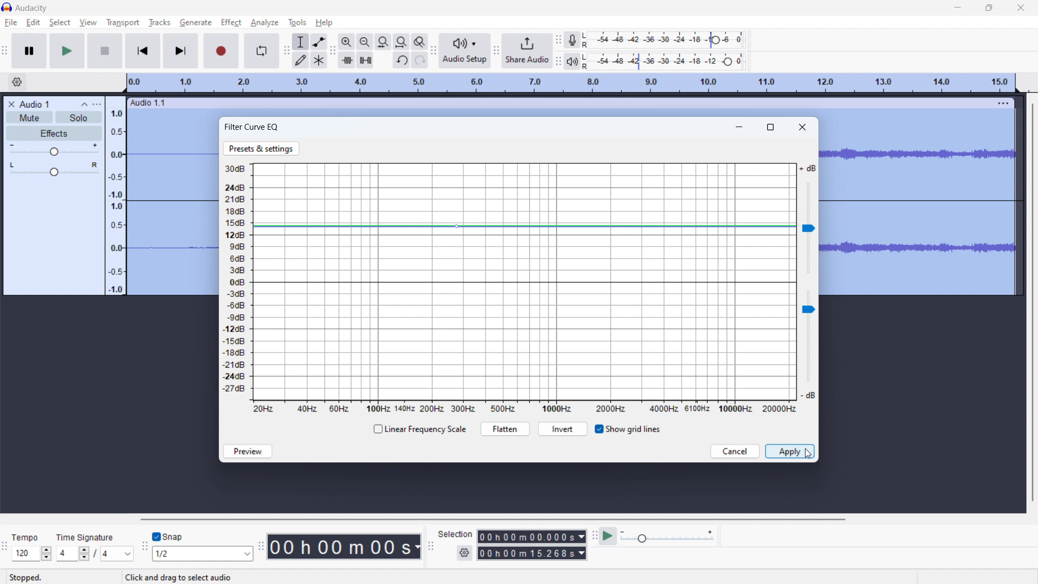 The width and height of the screenshot is (1038, 584). Describe the element at coordinates (29, 117) in the screenshot. I see `mute` at that location.